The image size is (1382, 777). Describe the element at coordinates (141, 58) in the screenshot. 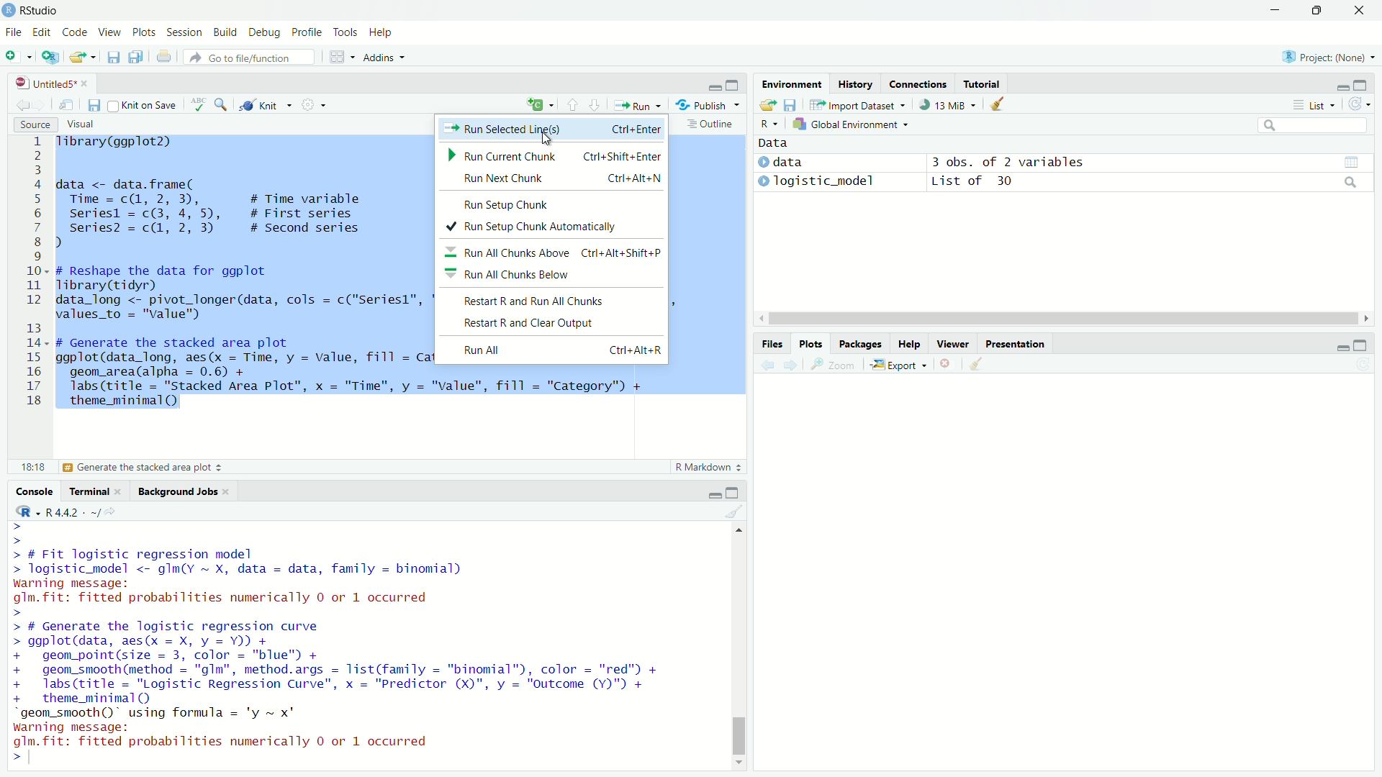

I see `copy` at that location.